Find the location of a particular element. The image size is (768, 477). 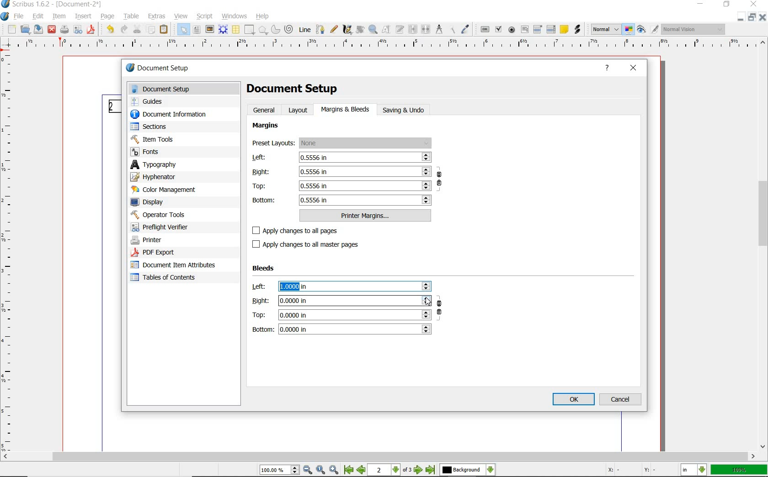

Zoom to 100% is located at coordinates (321, 470).